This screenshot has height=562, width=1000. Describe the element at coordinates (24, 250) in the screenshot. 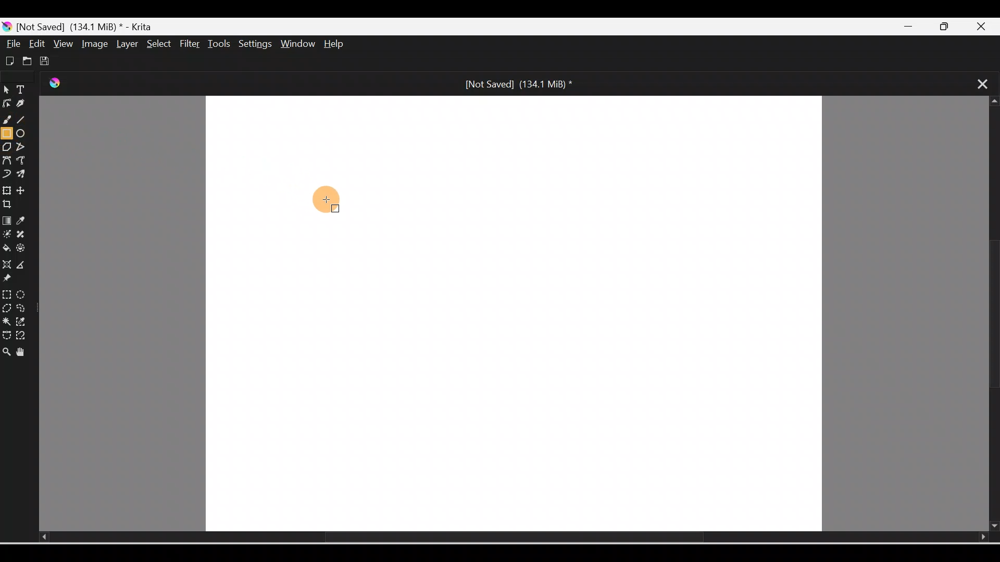

I see `Enclose and fill tool` at that location.